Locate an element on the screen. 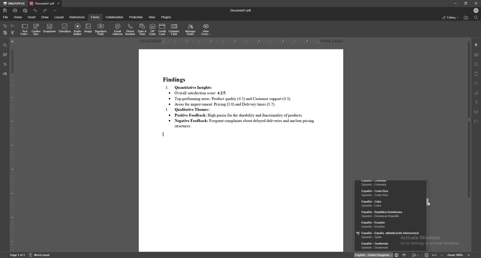  complex field is located at coordinates (175, 30).